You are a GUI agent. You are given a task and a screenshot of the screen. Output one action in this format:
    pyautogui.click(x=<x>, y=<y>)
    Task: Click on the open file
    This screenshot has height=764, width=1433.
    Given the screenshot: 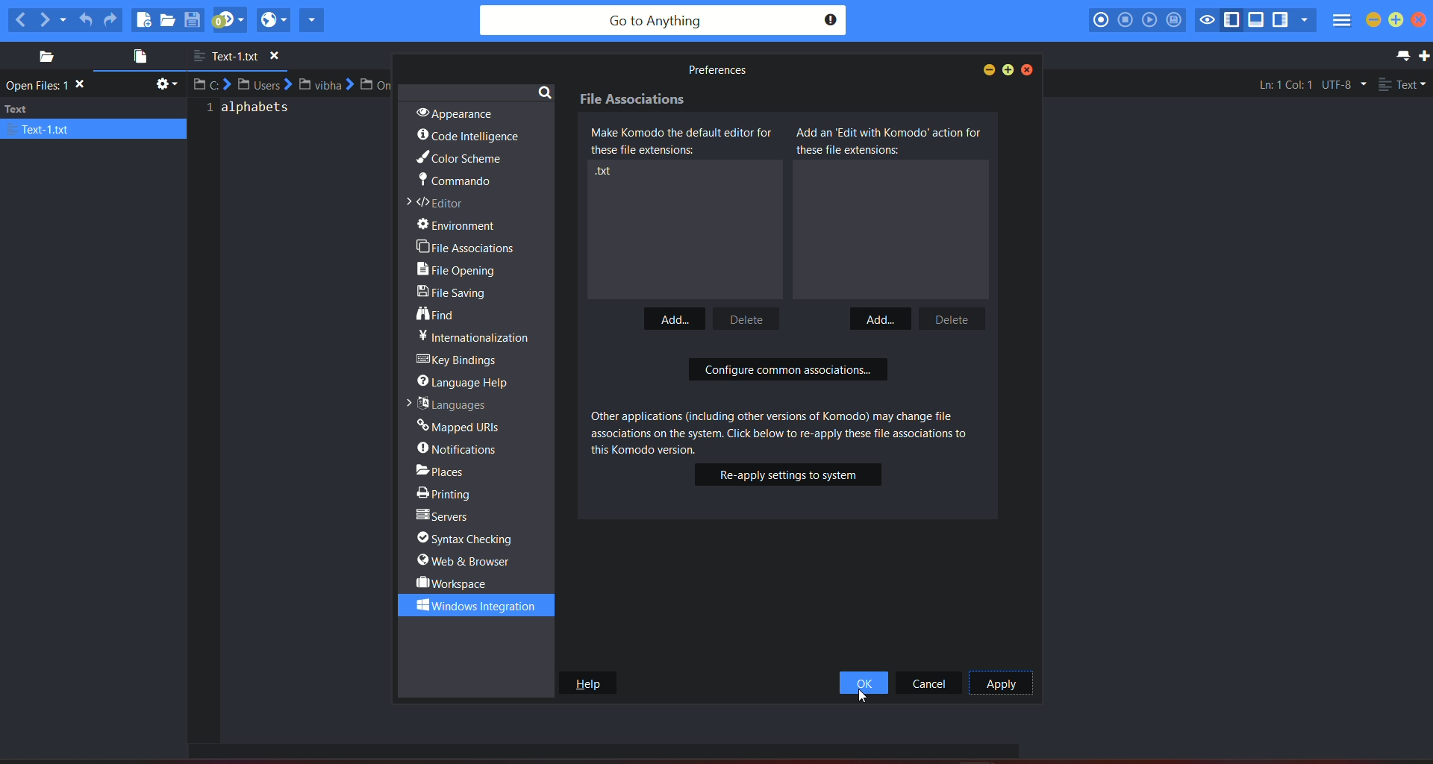 What is the action you would take?
    pyautogui.click(x=169, y=21)
    